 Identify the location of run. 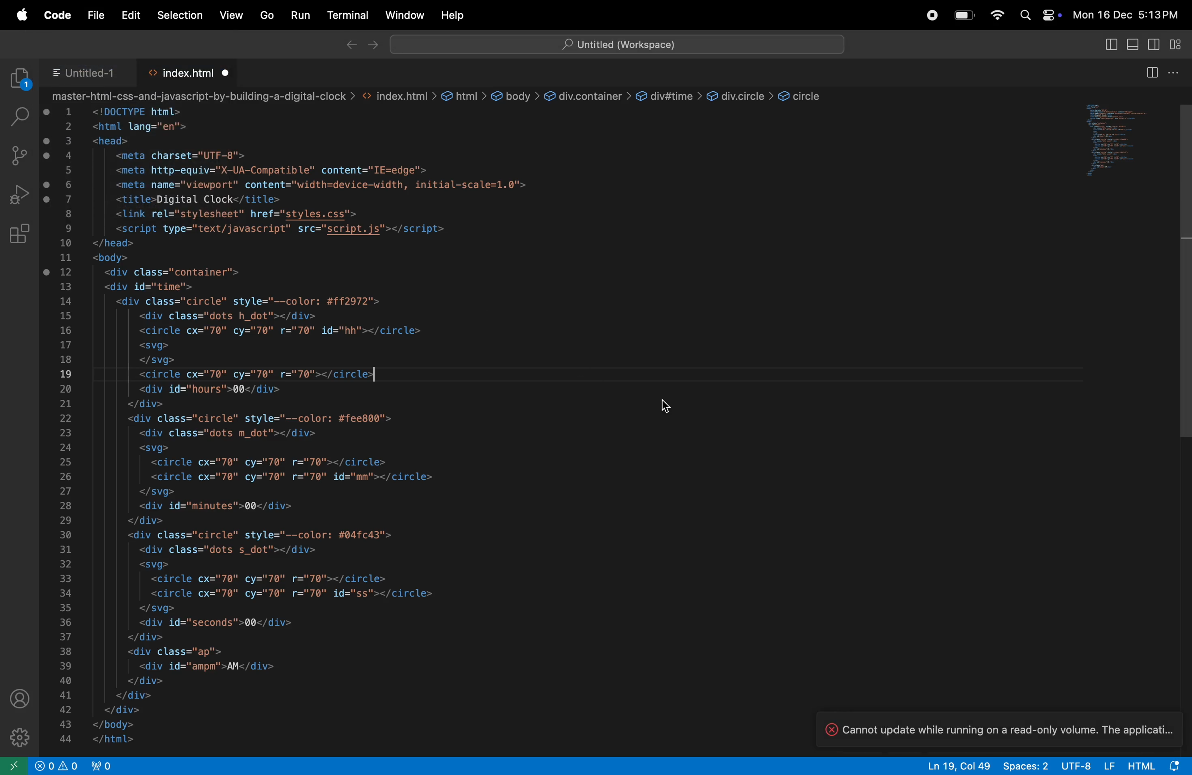
(300, 15).